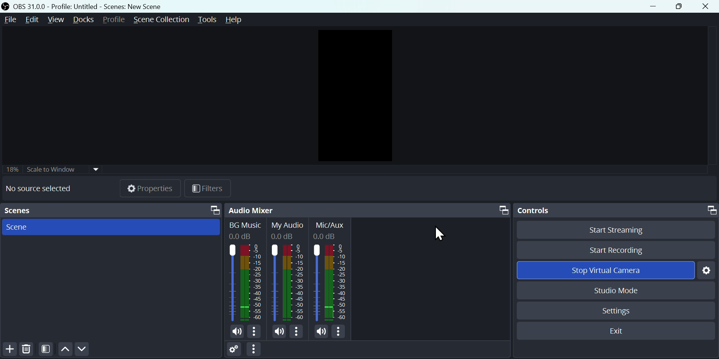 The width and height of the screenshot is (719, 359). I want to click on Down, so click(81, 349).